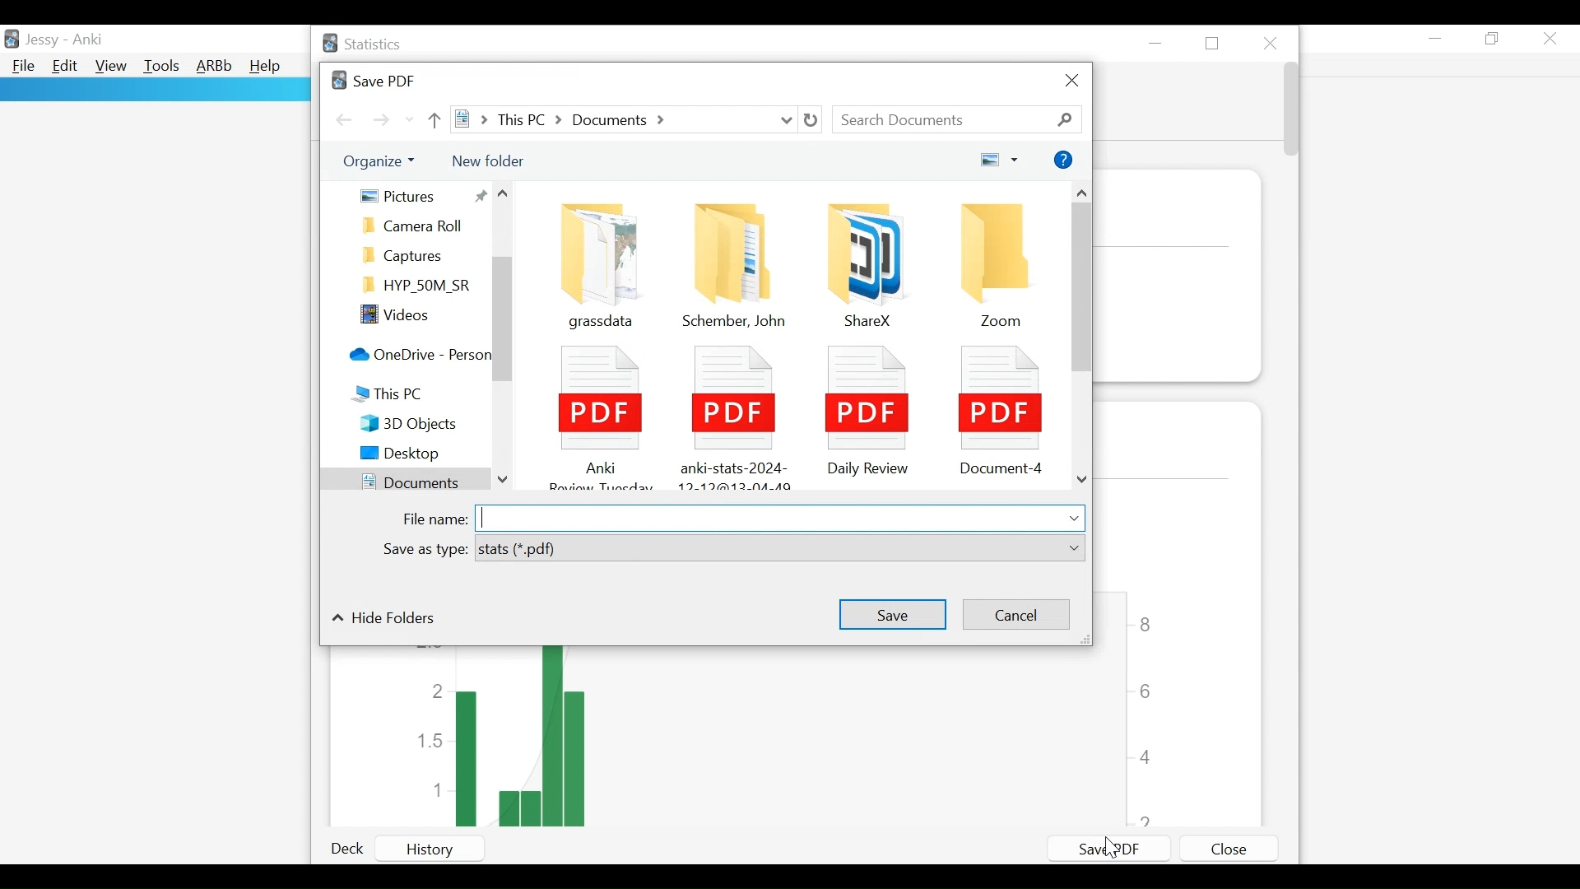 The image size is (1580, 889). I want to click on PDF, so click(1000, 407).